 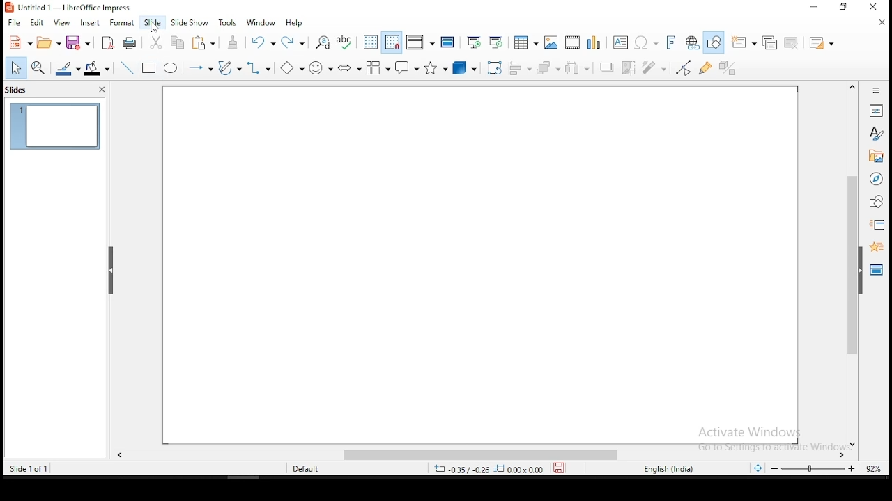 What do you see at coordinates (706, 67) in the screenshot?
I see `show gluepoint functions` at bounding box center [706, 67].